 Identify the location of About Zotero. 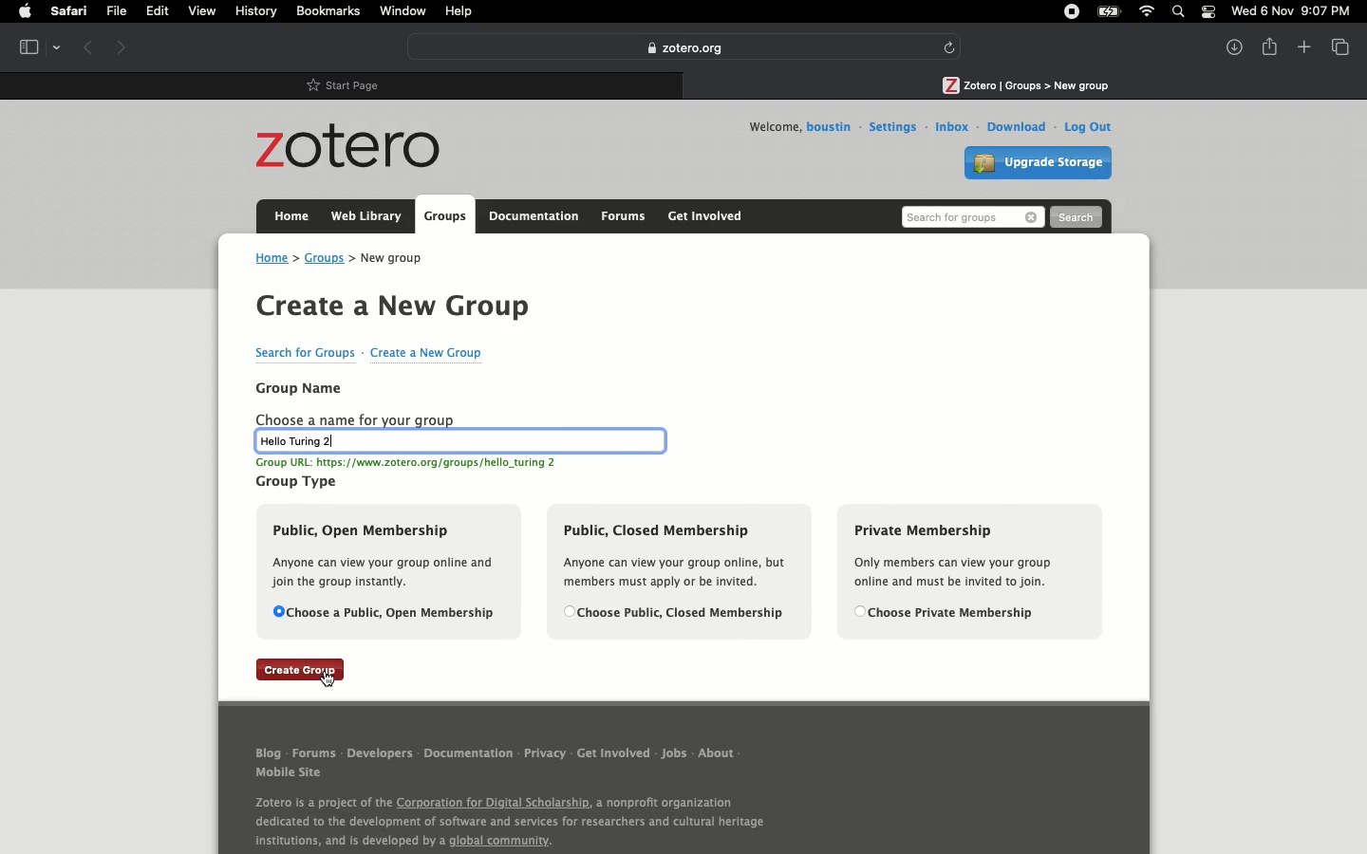
(504, 821).